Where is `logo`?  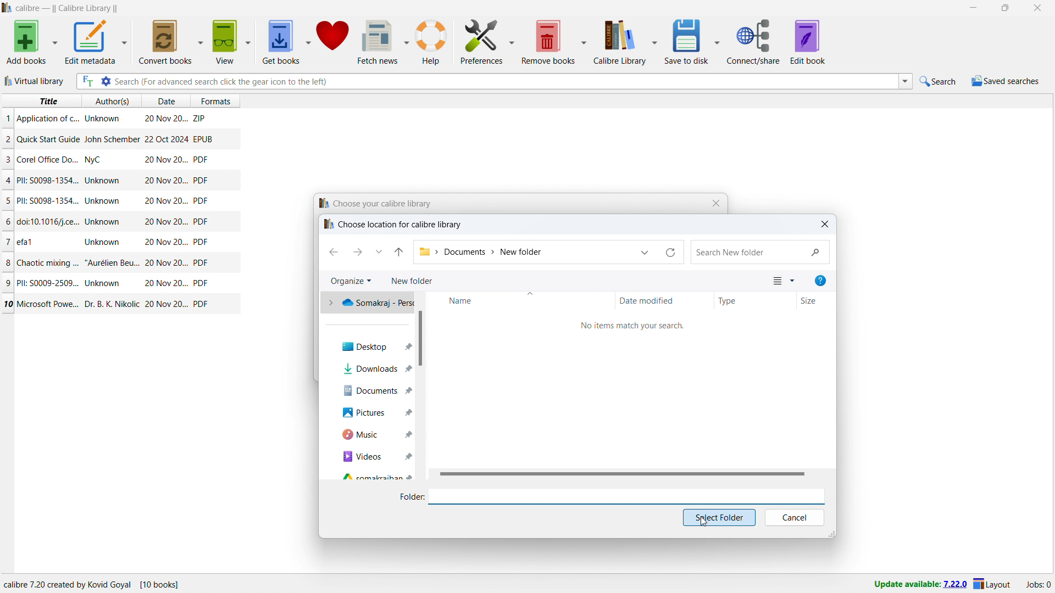
logo is located at coordinates (7, 8).